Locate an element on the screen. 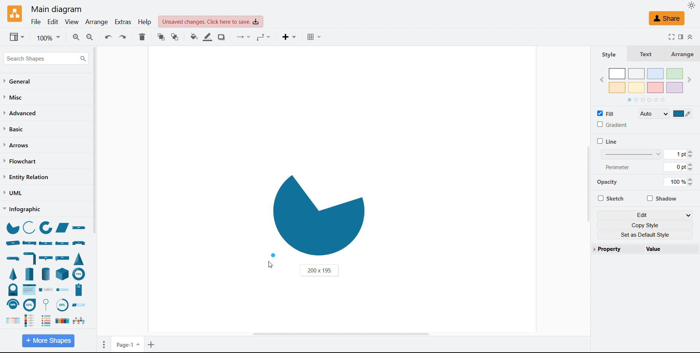 The image size is (700, 353). Connectors  is located at coordinates (245, 38).